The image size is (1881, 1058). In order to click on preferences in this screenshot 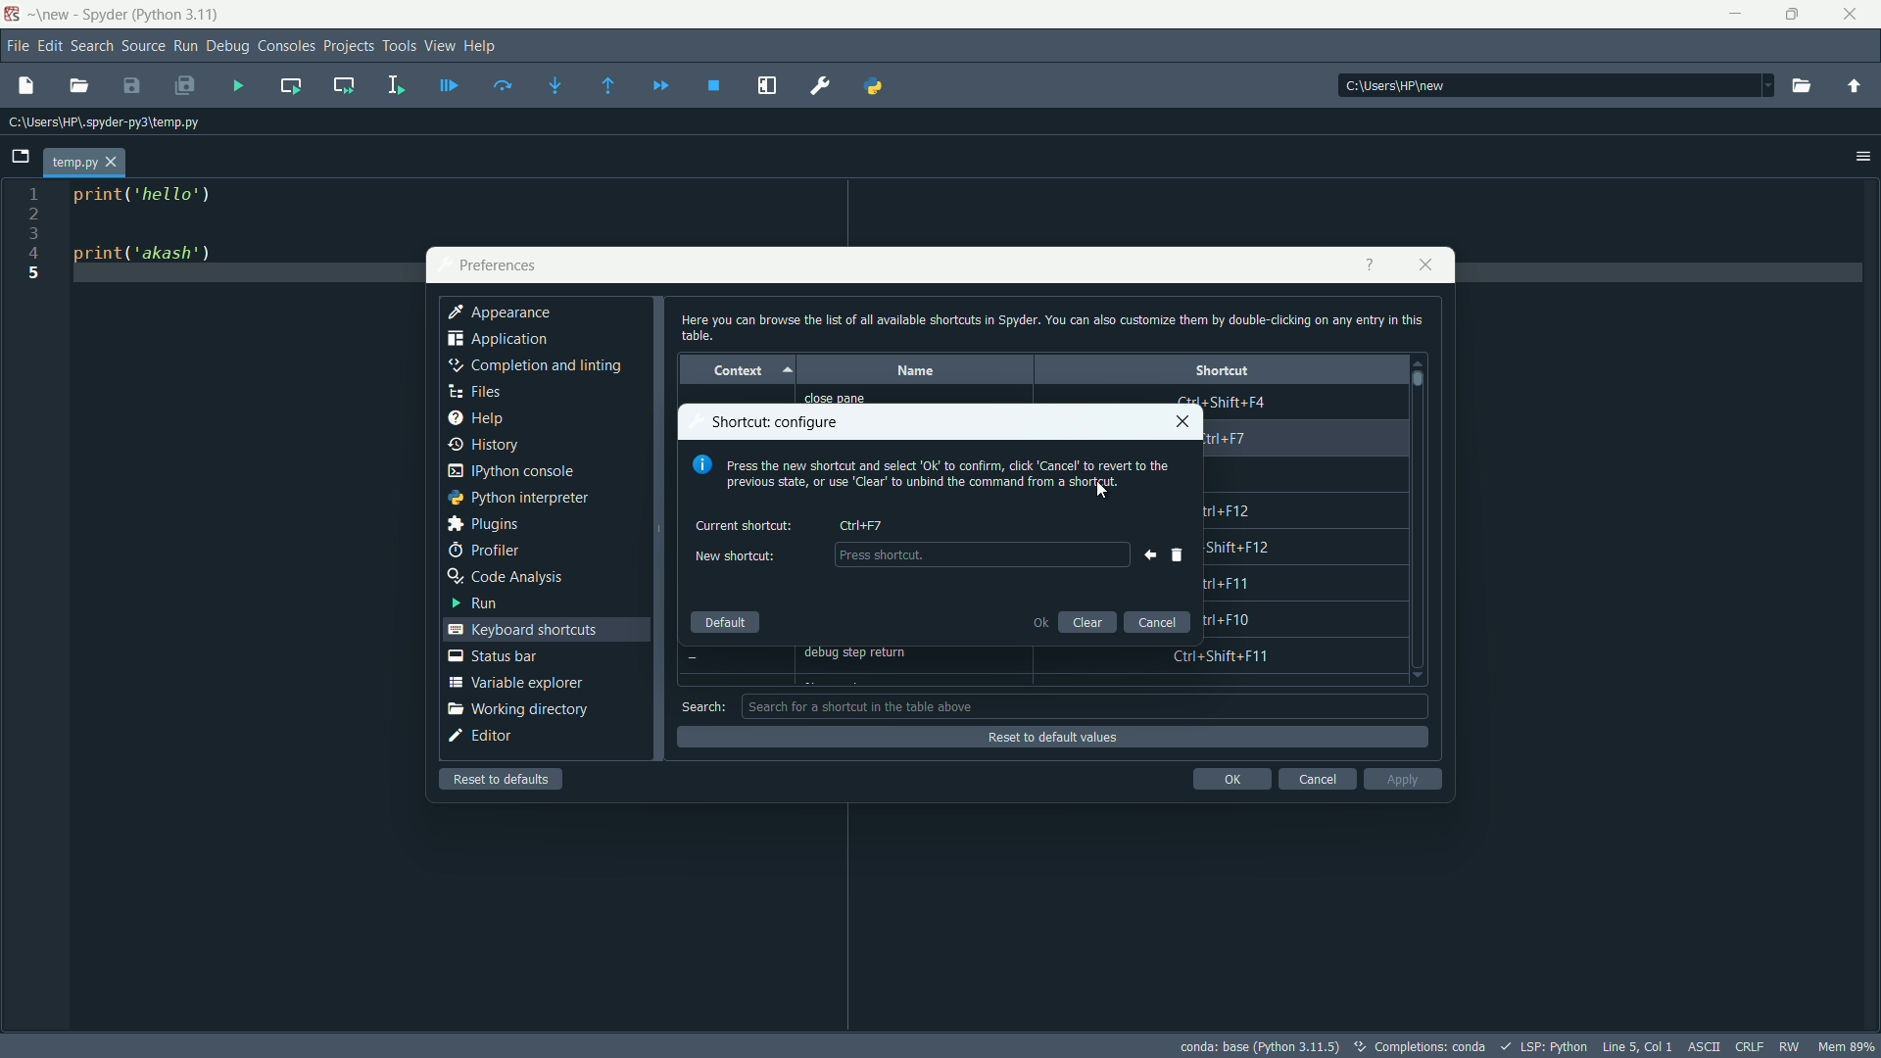, I will do `click(822, 86)`.